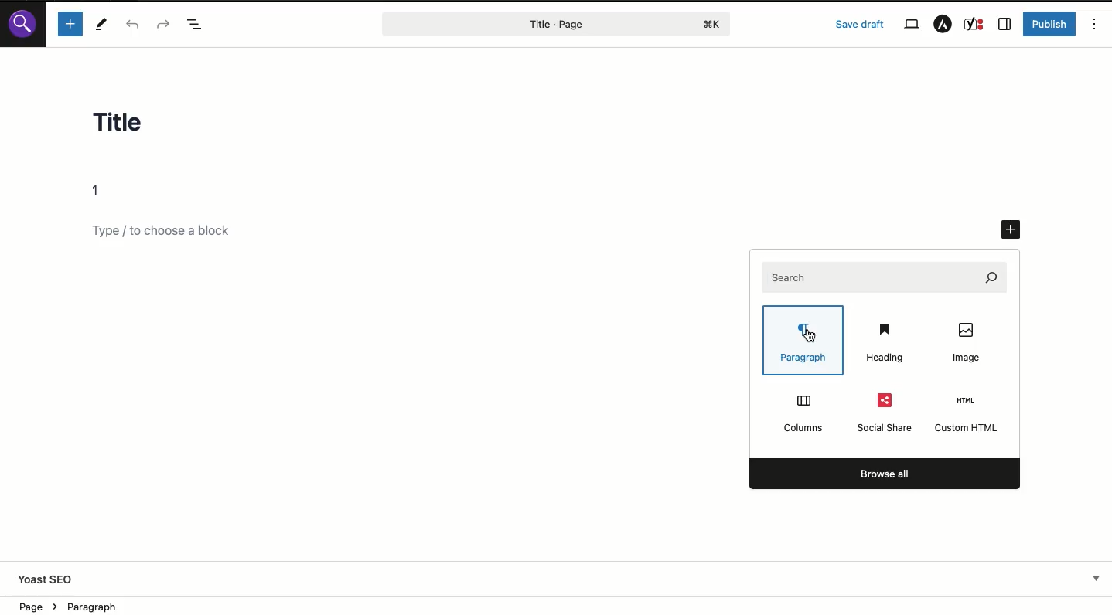 The width and height of the screenshot is (1112, 615). I want to click on Redo, so click(162, 23).